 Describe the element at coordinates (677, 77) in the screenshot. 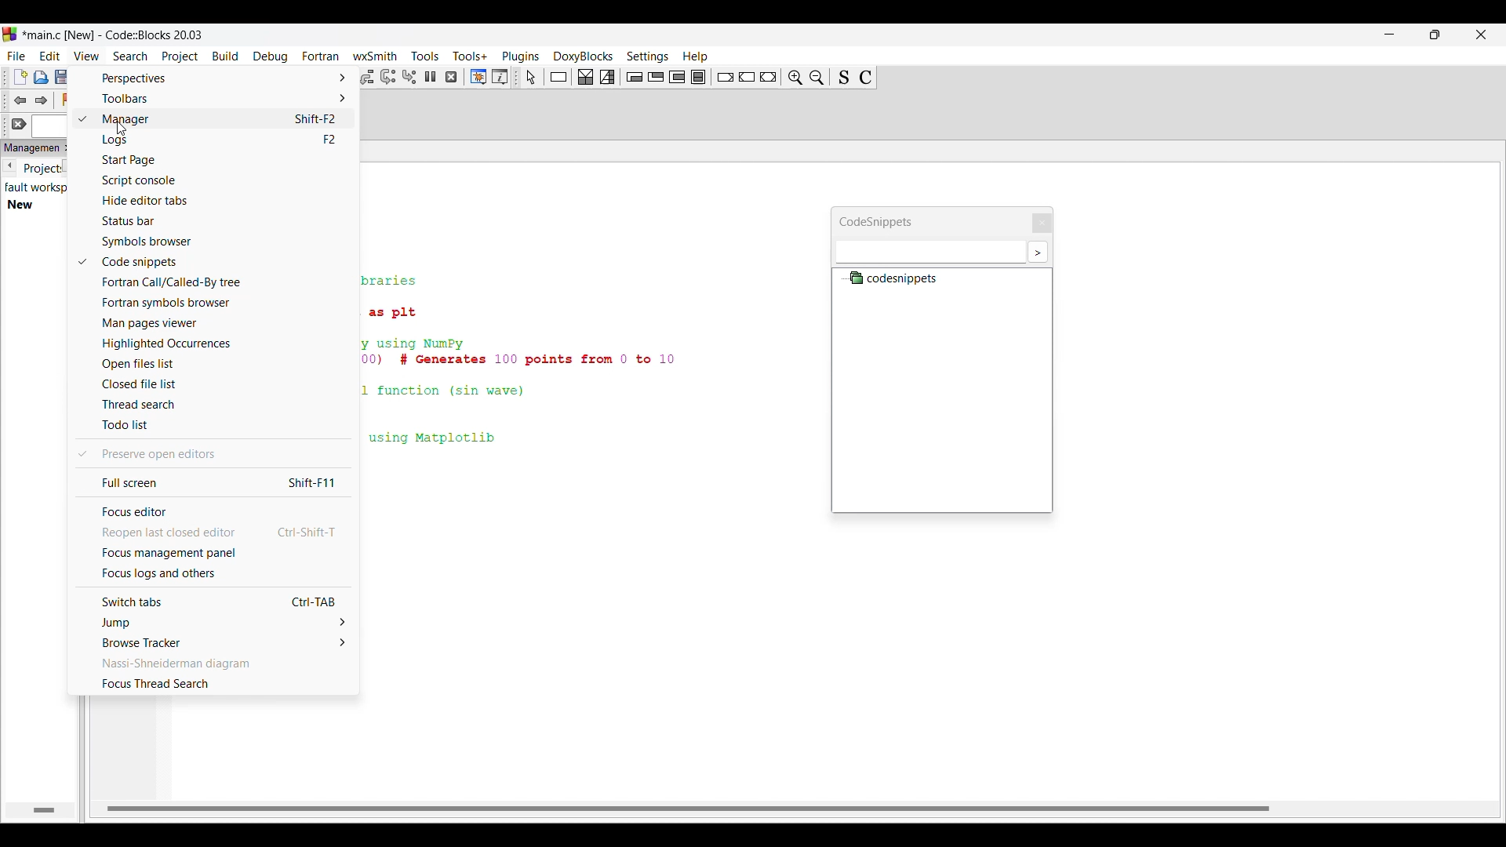

I see `Counting loop` at that location.